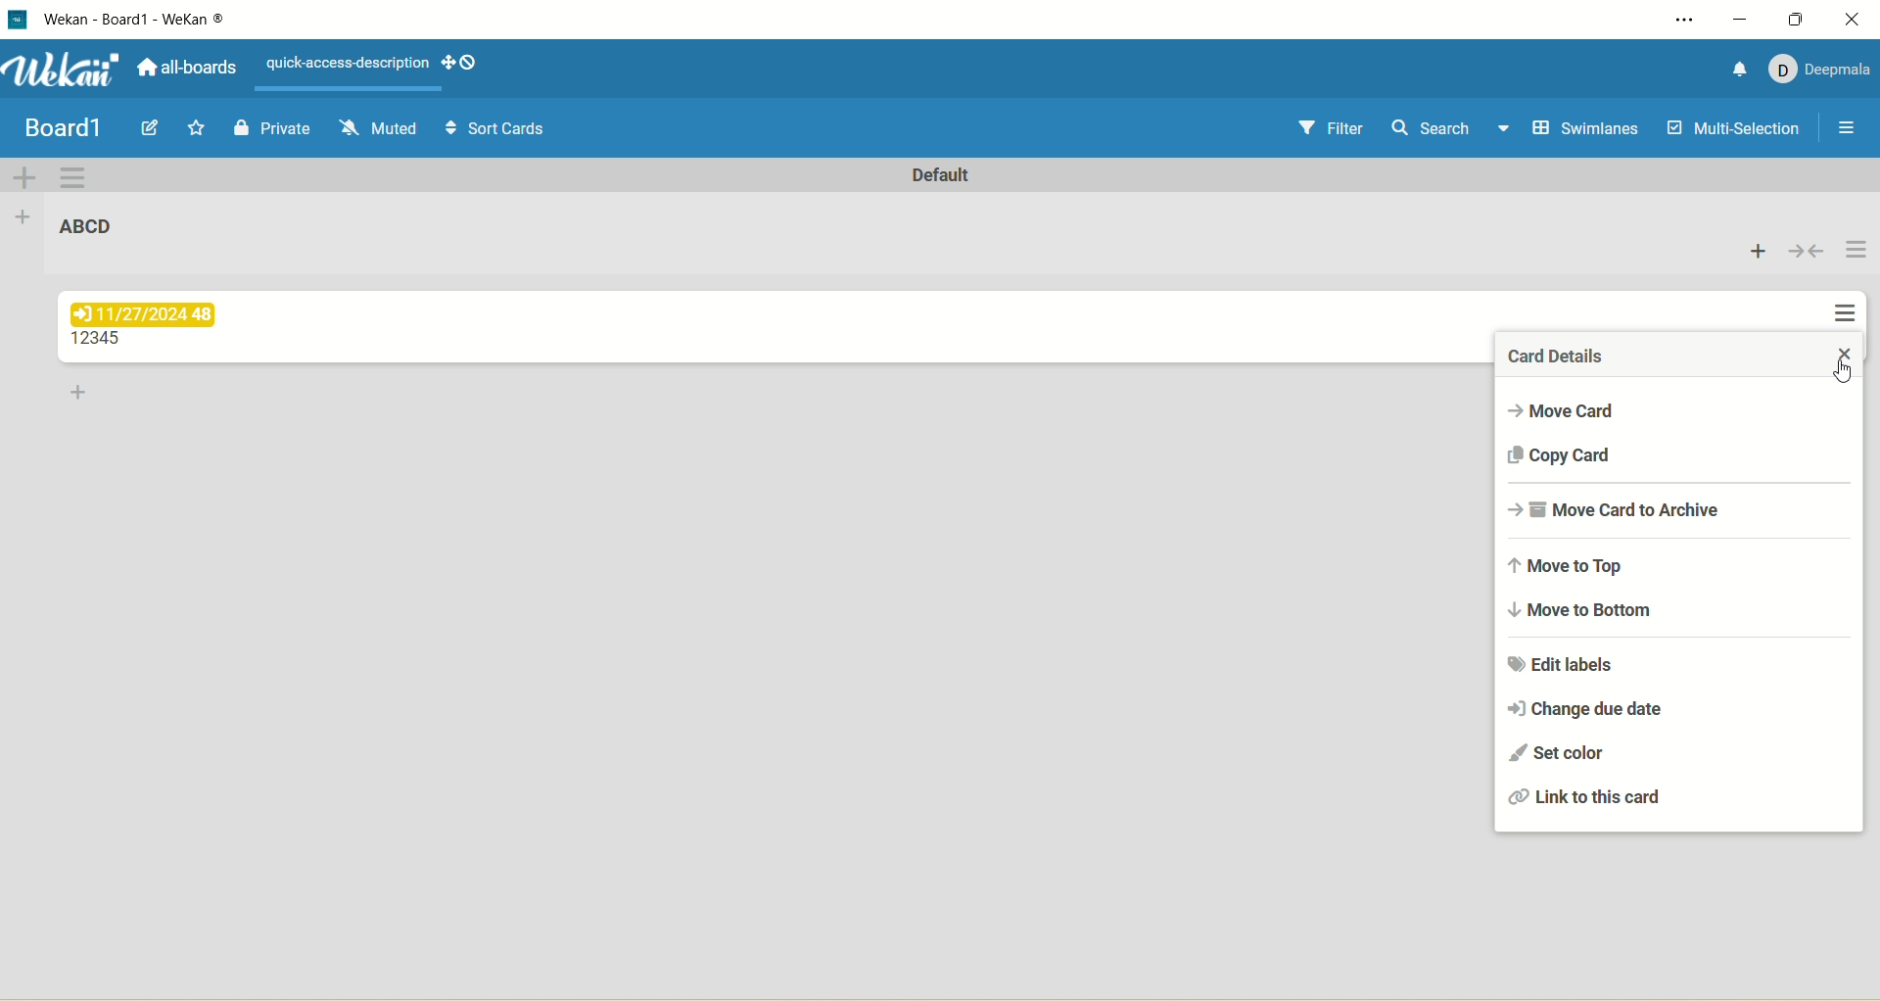  What do you see at coordinates (1336, 129) in the screenshot?
I see `filter` at bounding box center [1336, 129].